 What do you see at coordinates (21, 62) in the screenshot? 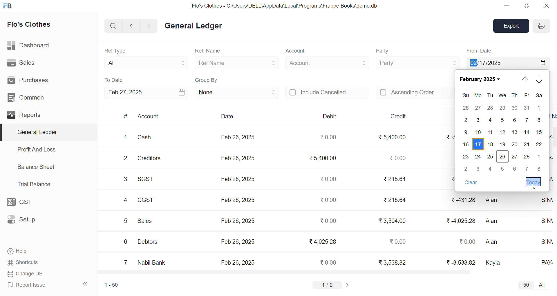
I see `Sales` at bounding box center [21, 62].